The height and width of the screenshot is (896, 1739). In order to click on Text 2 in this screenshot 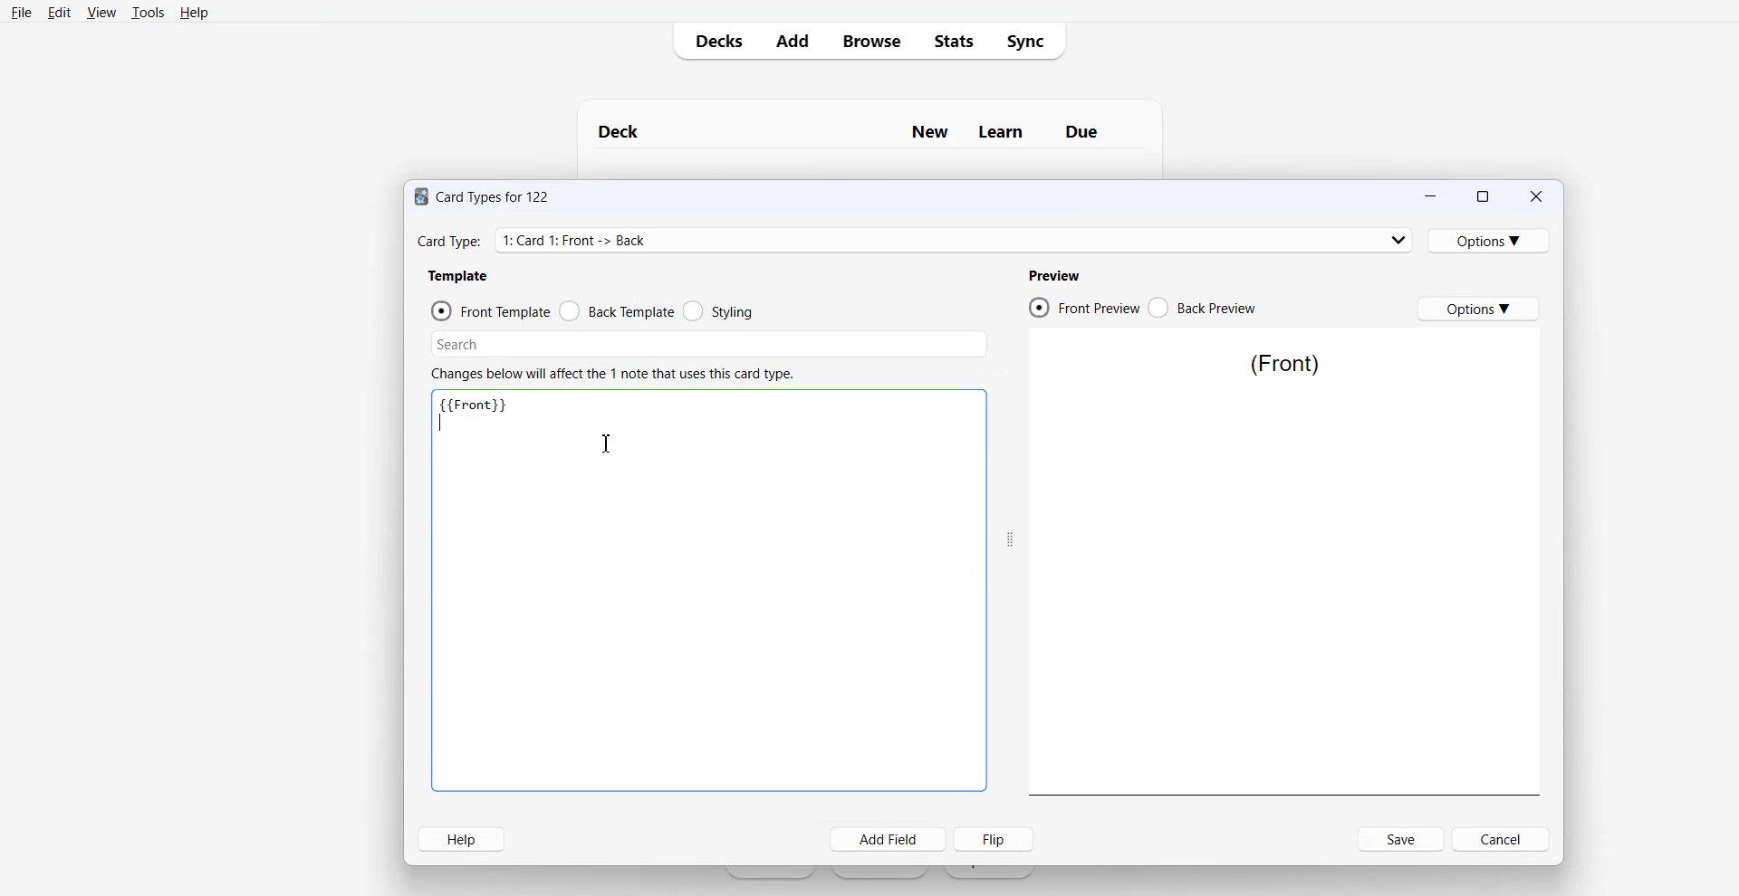, I will do `click(482, 414)`.